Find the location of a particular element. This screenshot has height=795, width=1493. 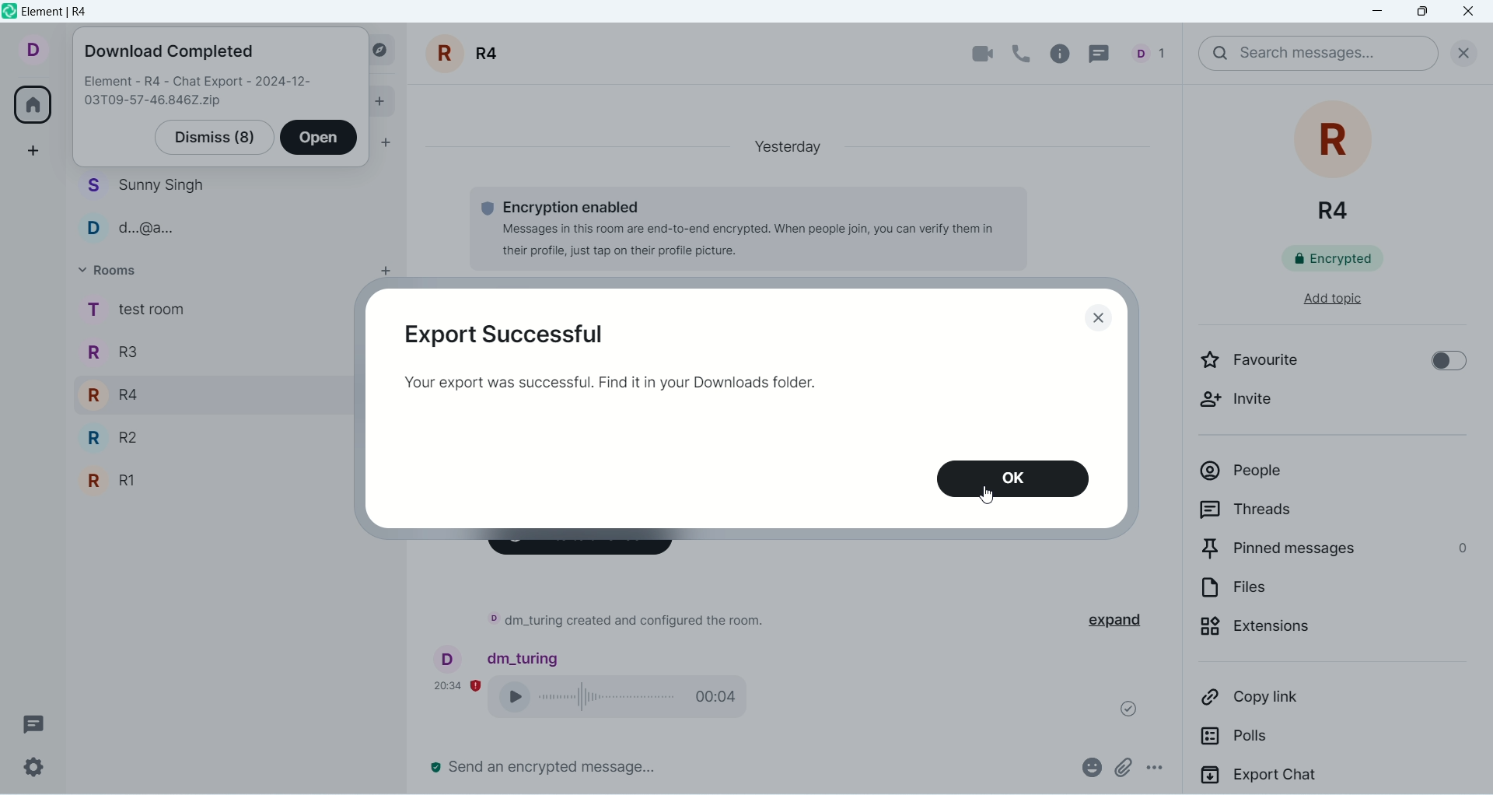

export successful is located at coordinates (502, 334).